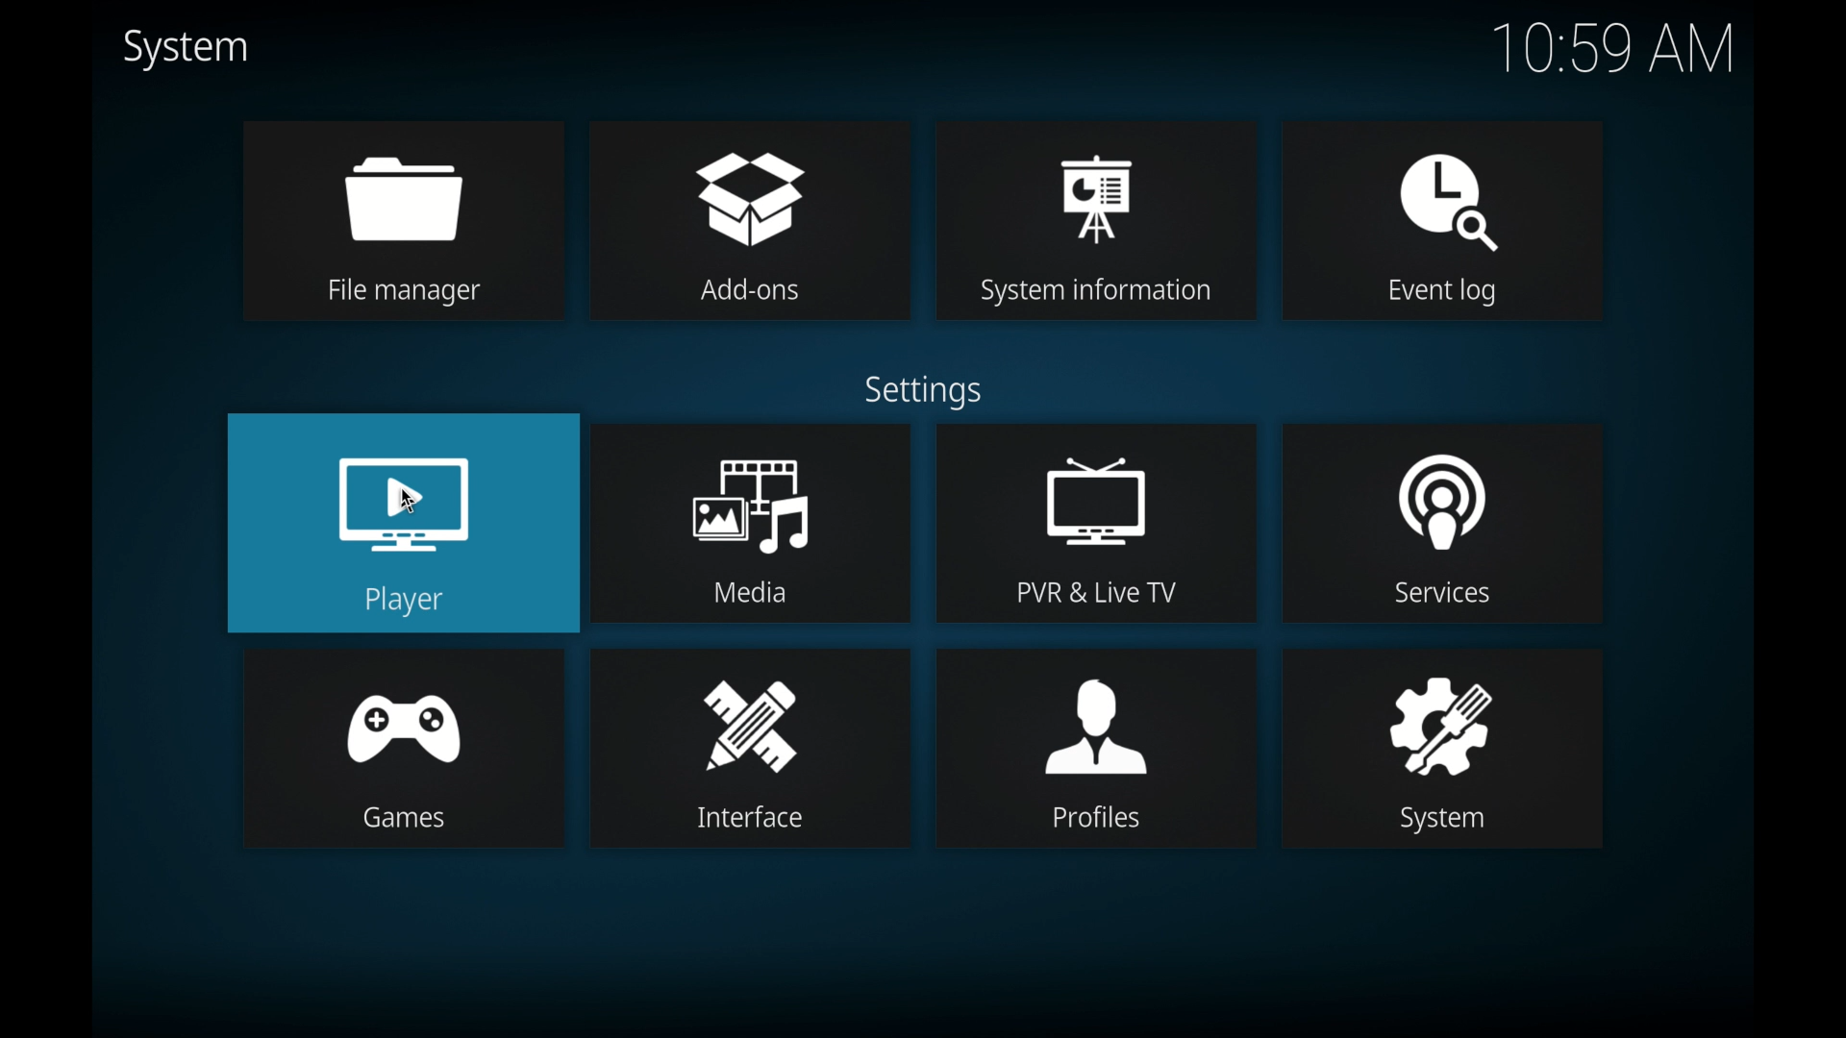 This screenshot has width=1846, height=1038. I want to click on cursor, so click(408, 499).